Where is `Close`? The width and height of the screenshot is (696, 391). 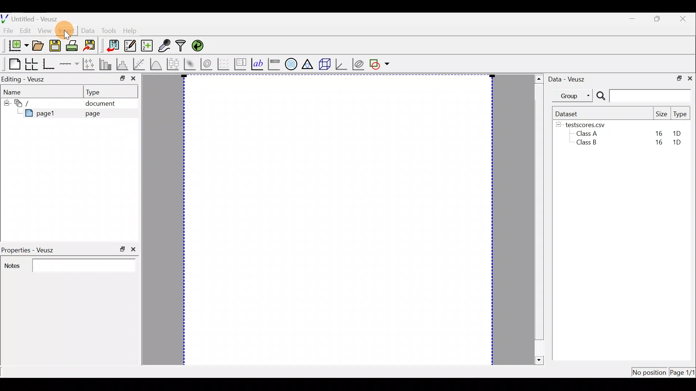 Close is located at coordinates (685, 18).